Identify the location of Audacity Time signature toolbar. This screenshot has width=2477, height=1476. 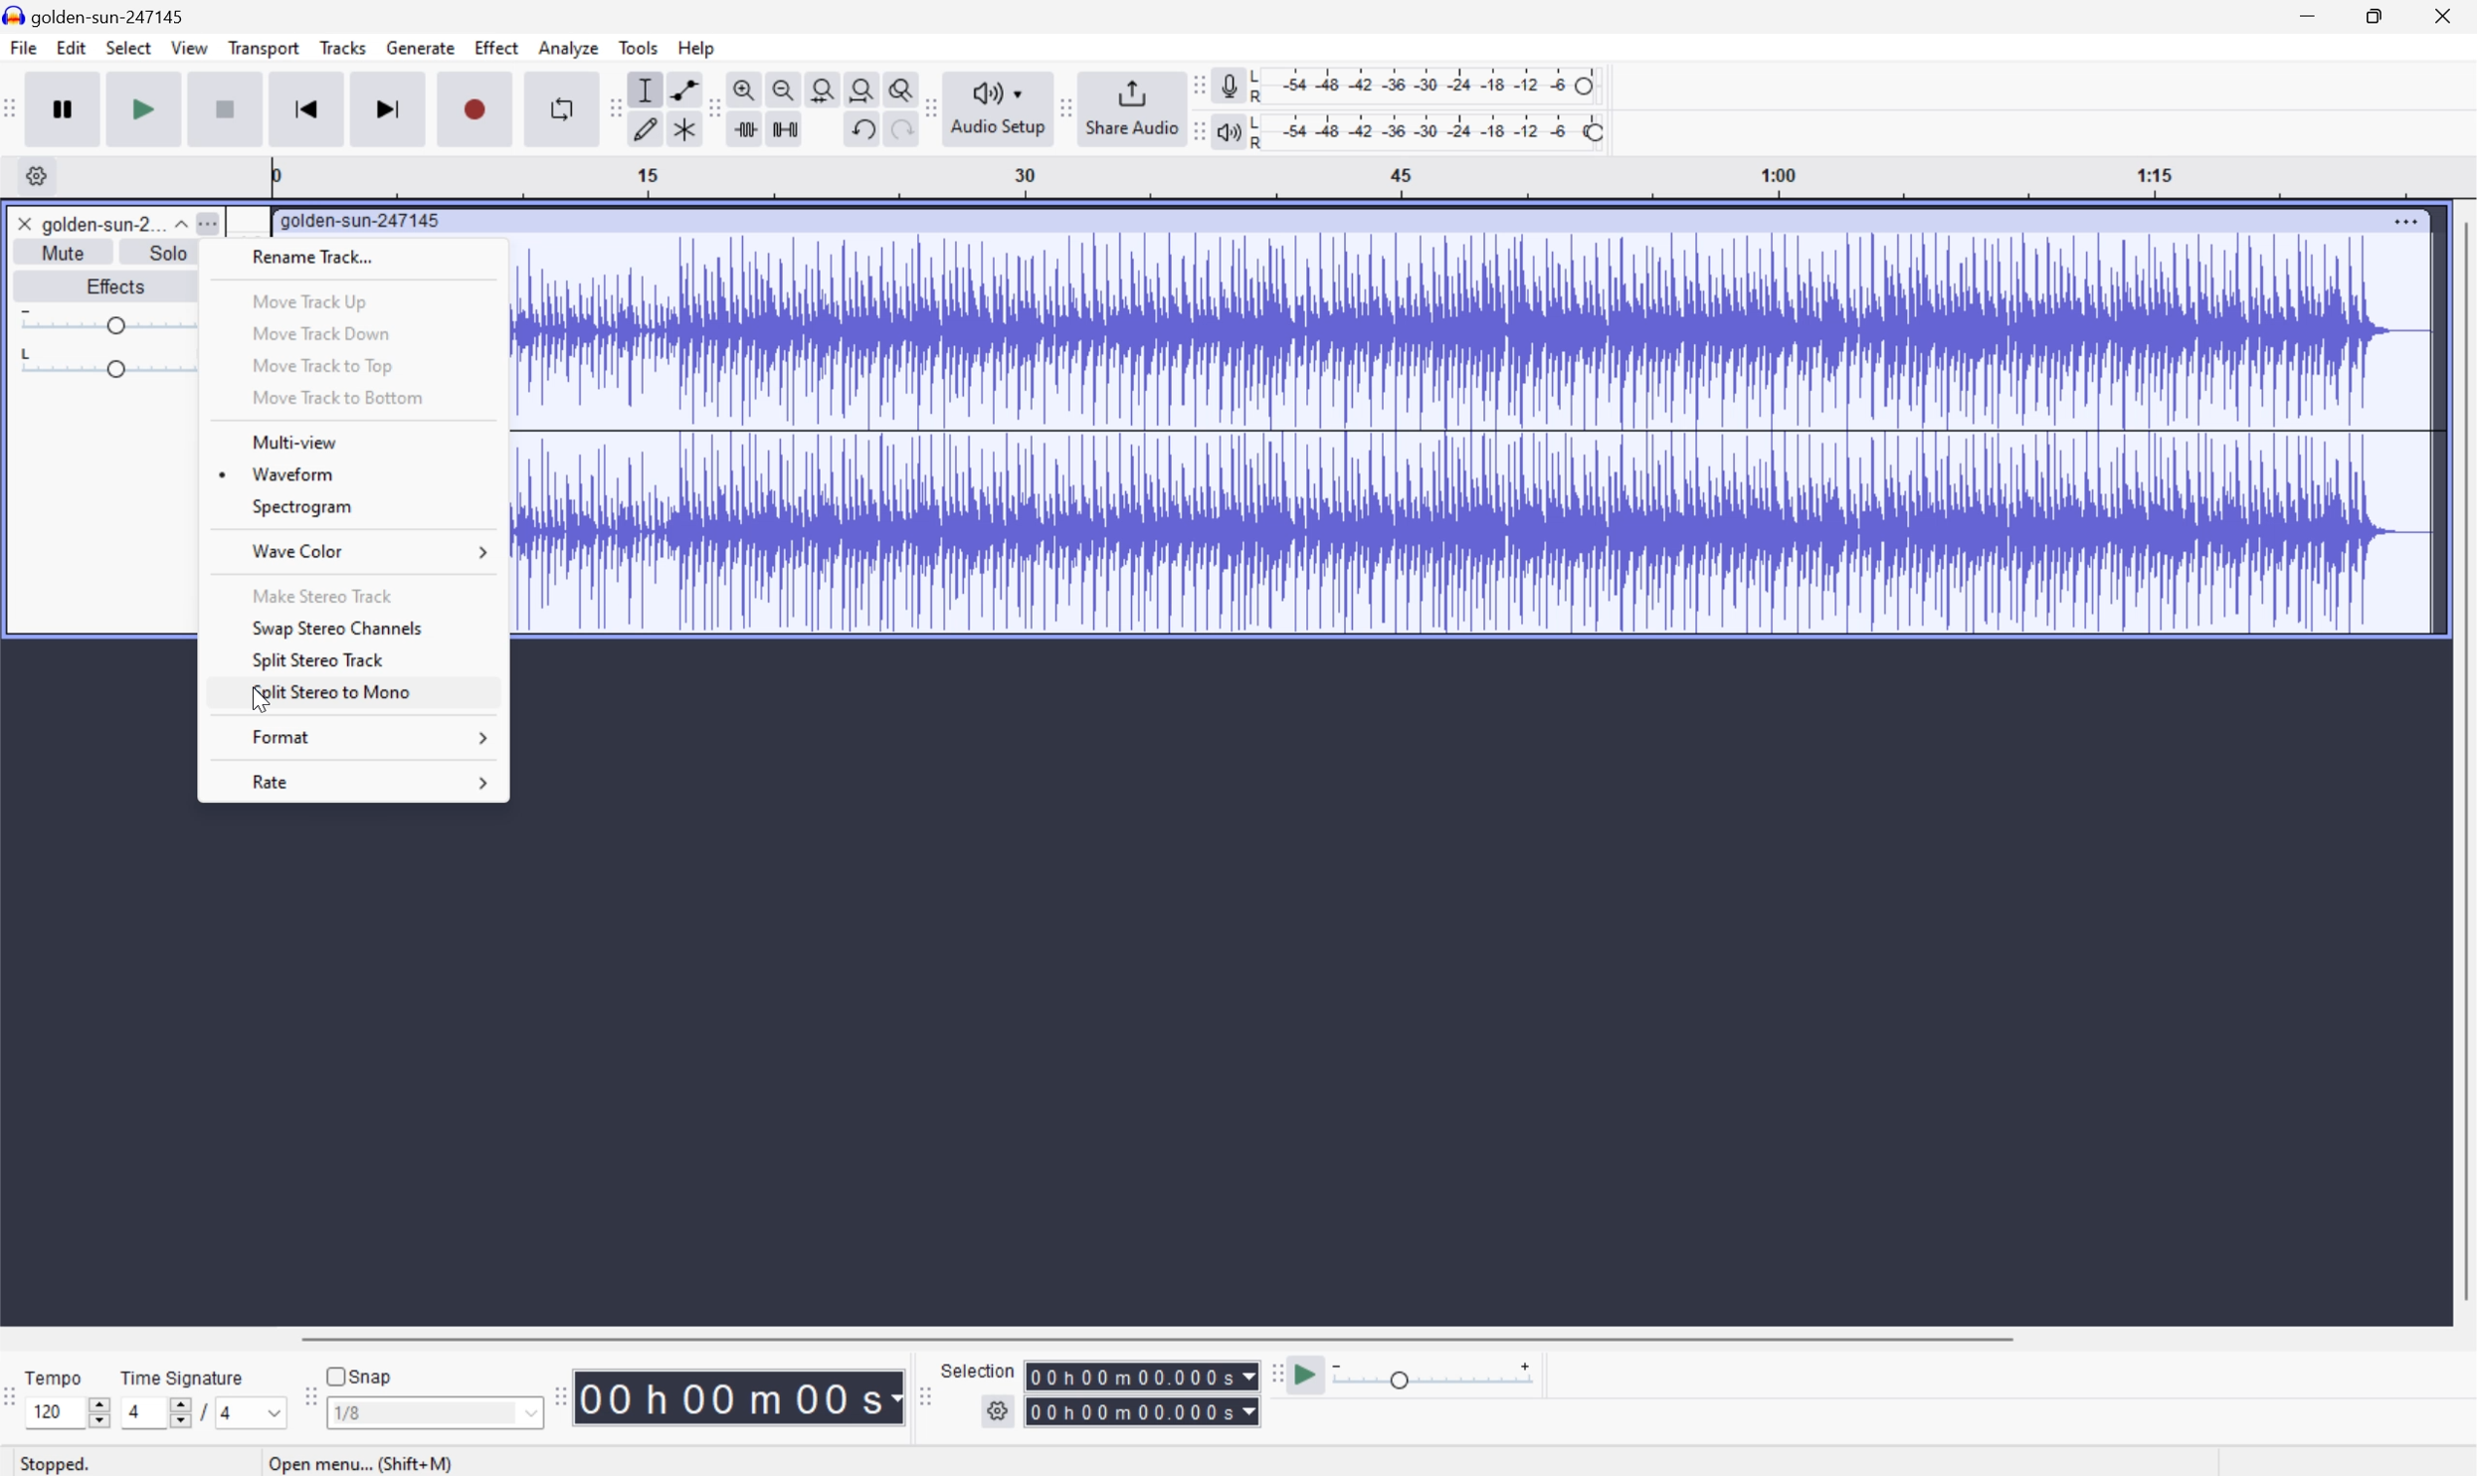
(16, 1387).